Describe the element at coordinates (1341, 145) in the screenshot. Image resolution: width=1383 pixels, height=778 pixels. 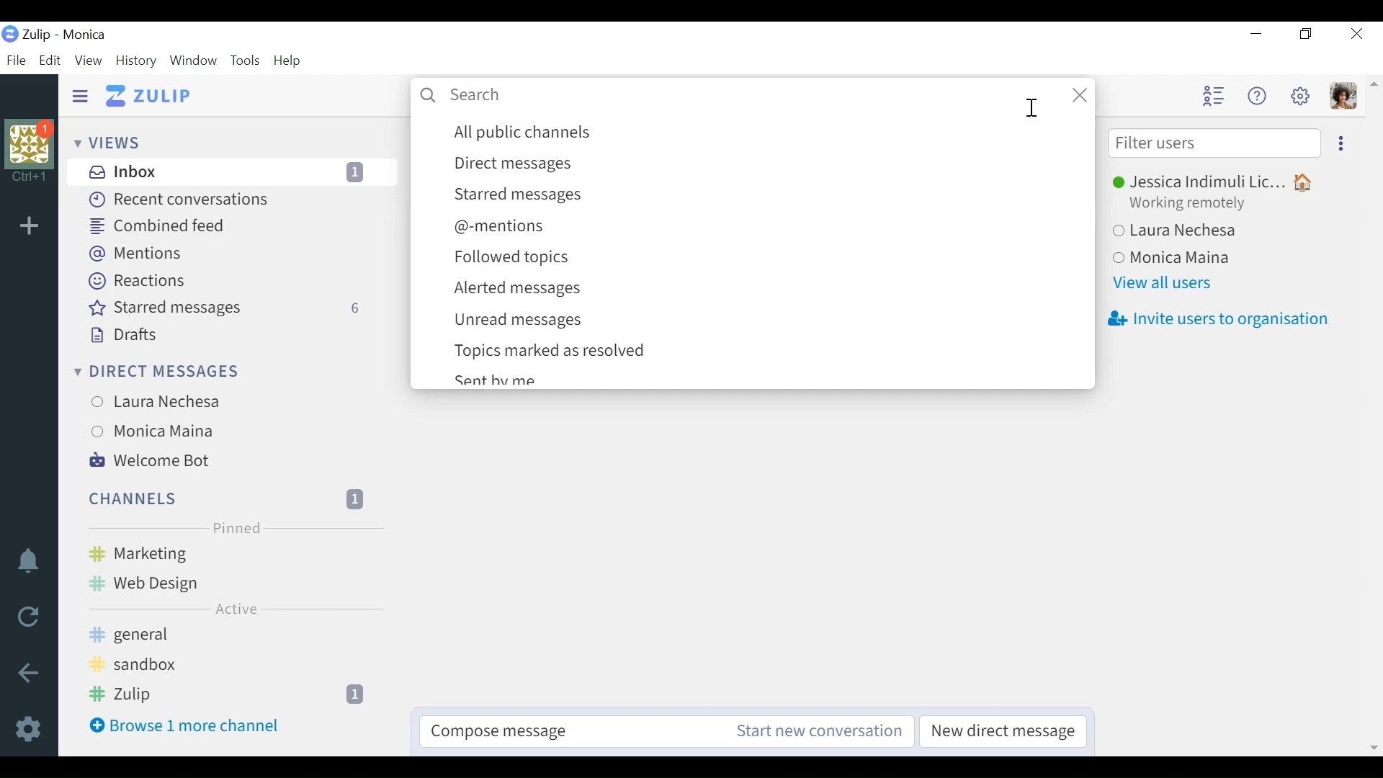
I see `Ellipsis` at that location.